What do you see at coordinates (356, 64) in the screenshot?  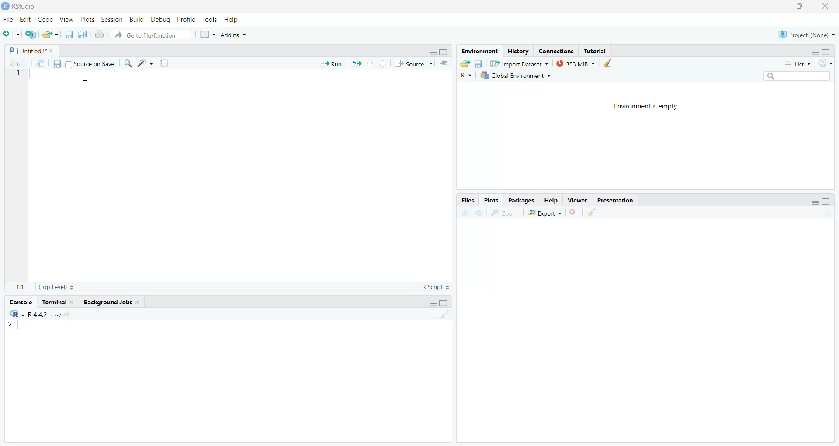 I see `re run the previous code` at bounding box center [356, 64].